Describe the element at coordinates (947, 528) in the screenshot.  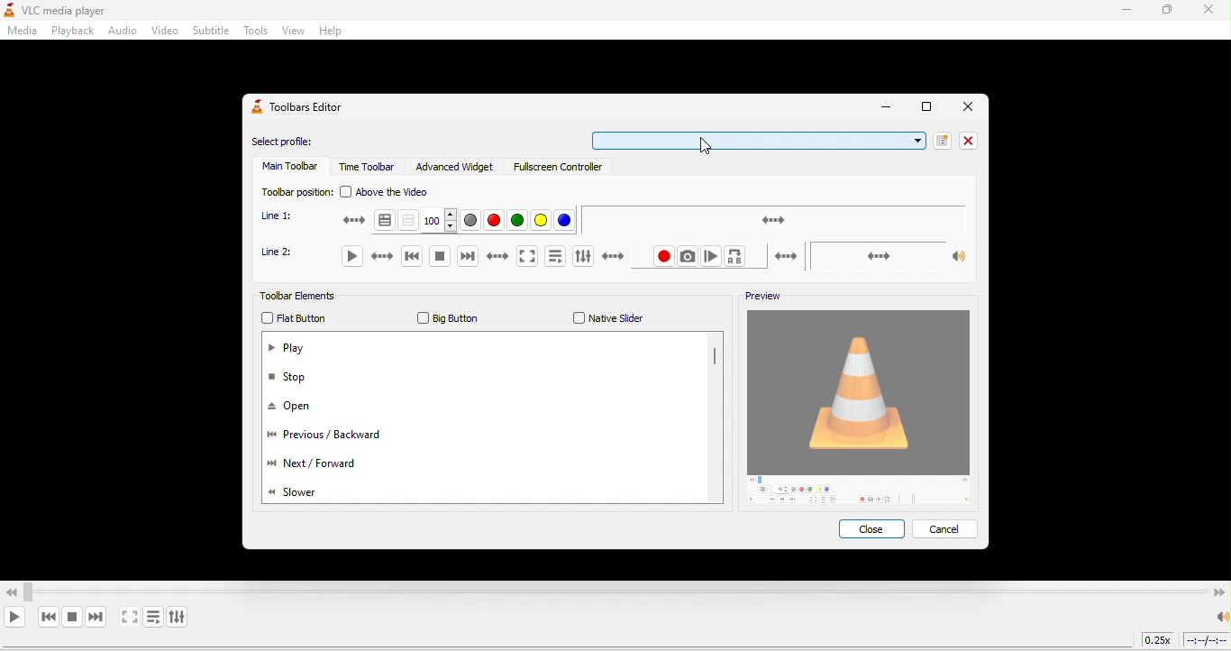
I see `cancel` at that location.